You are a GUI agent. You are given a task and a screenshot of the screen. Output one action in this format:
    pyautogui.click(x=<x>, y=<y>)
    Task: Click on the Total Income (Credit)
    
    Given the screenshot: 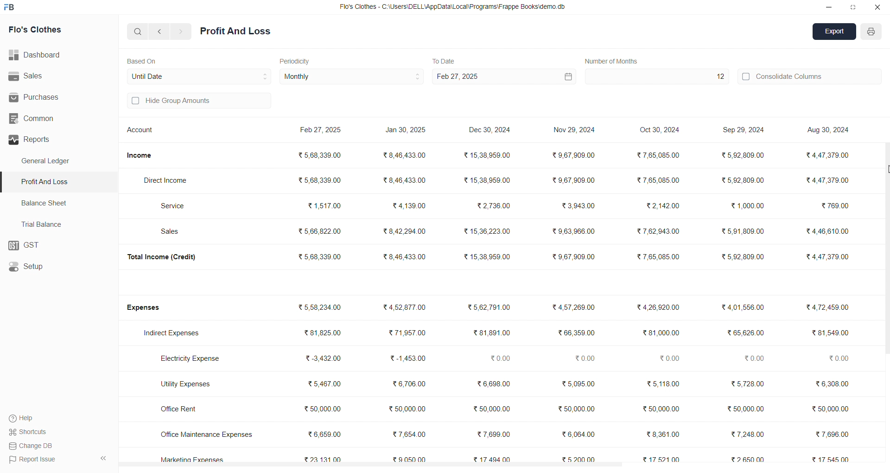 What is the action you would take?
    pyautogui.click(x=169, y=256)
    